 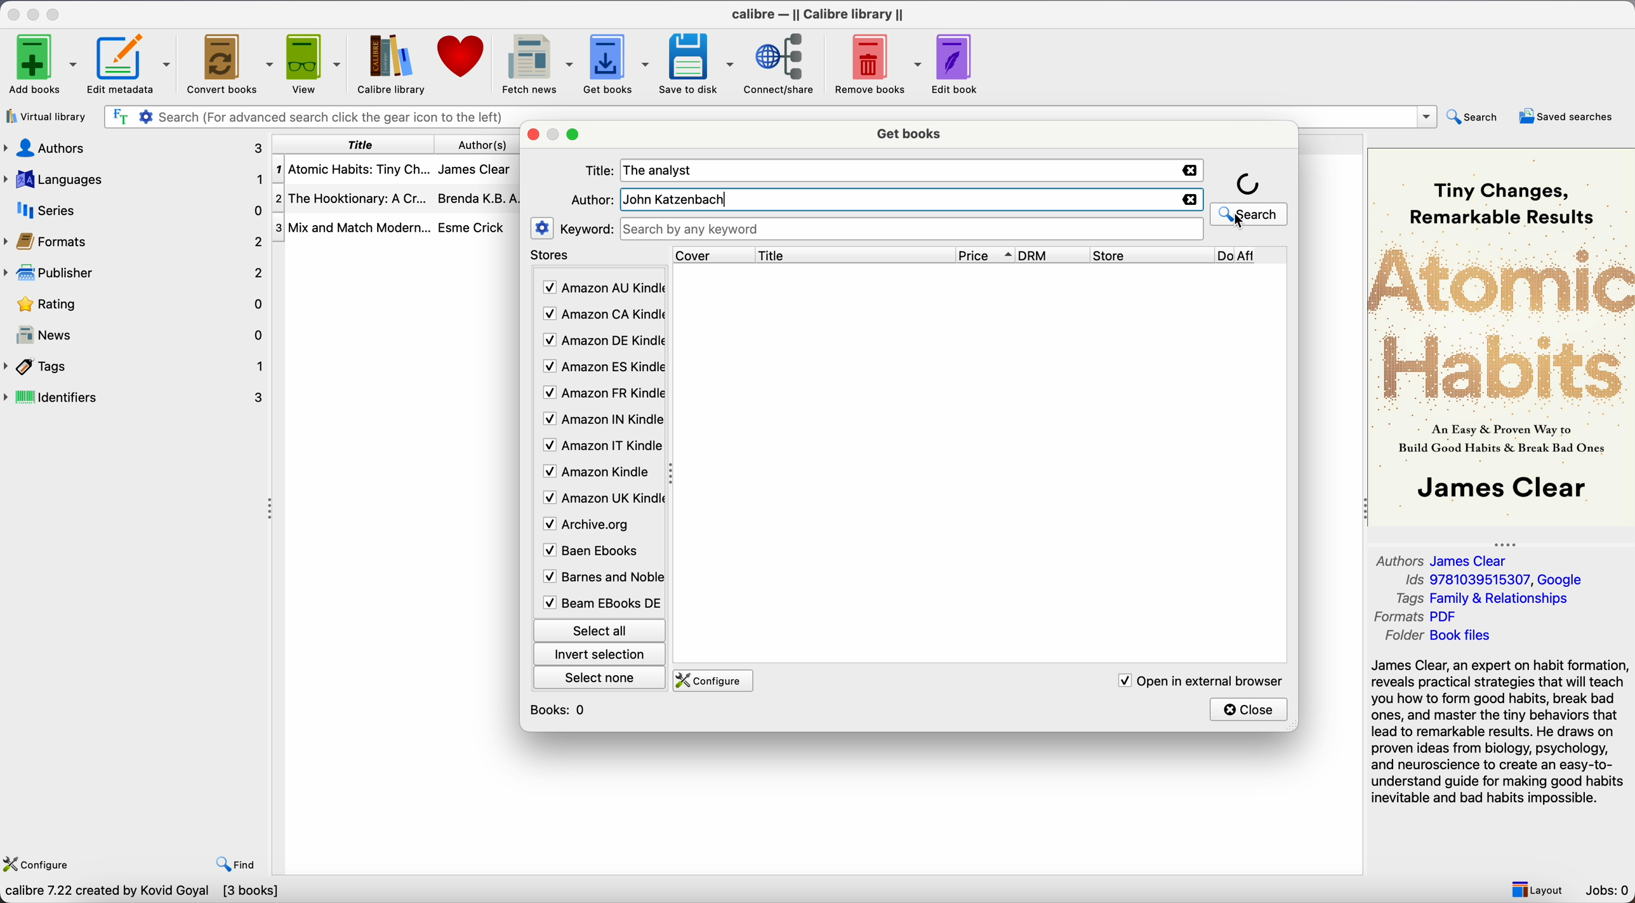 What do you see at coordinates (1190, 171) in the screenshot?
I see `clear` at bounding box center [1190, 171].